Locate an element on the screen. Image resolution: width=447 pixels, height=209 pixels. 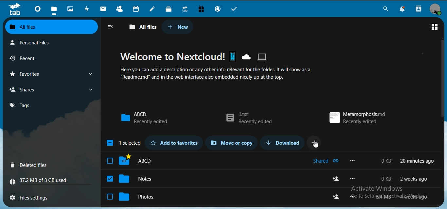
free trial is located at coordinates (201, 8).